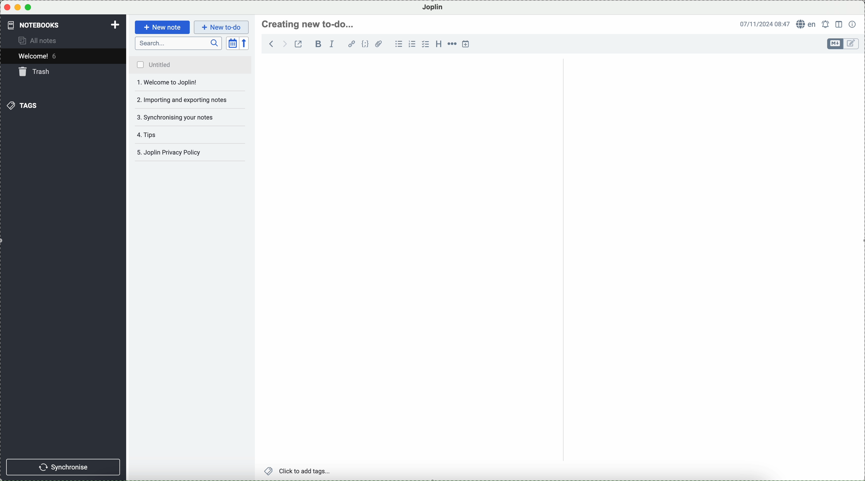  Describe the element at coordinates (859, 114) in the screenshot. I see `vertical scroll bar` at that location.